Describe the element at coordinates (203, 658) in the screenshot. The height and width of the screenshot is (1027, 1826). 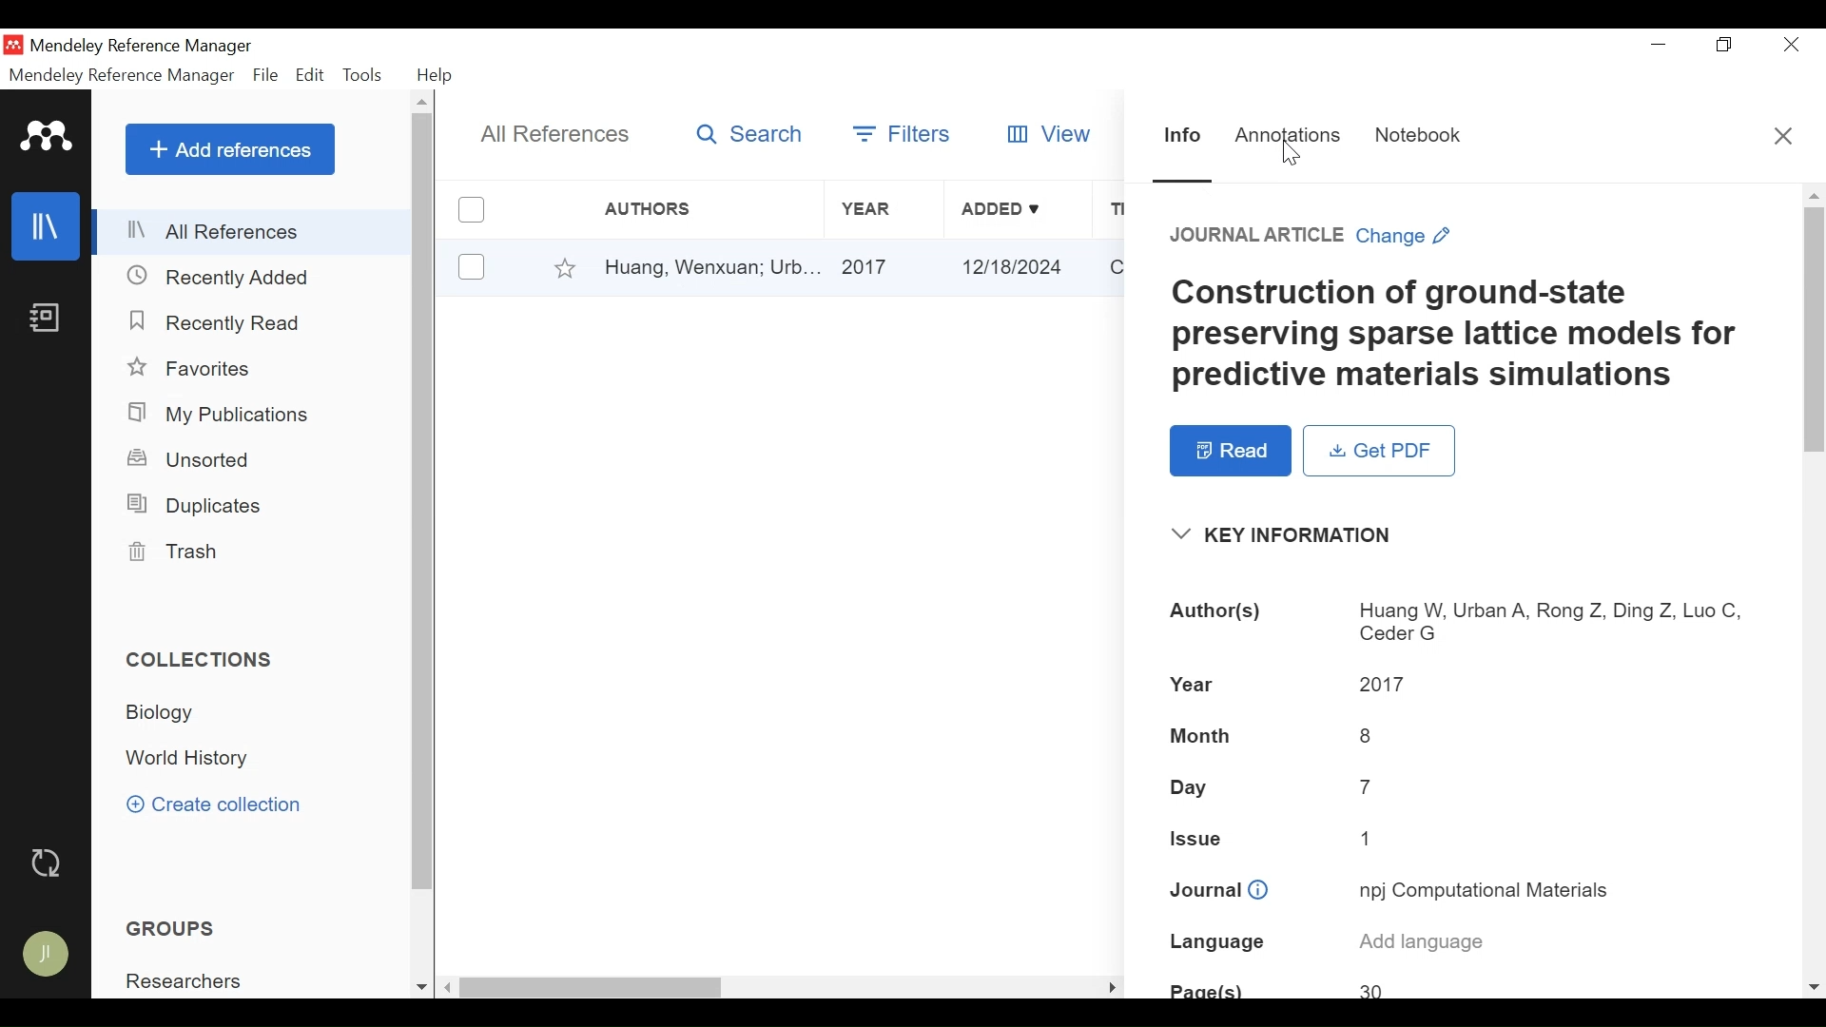
I see `Collections` at that location.